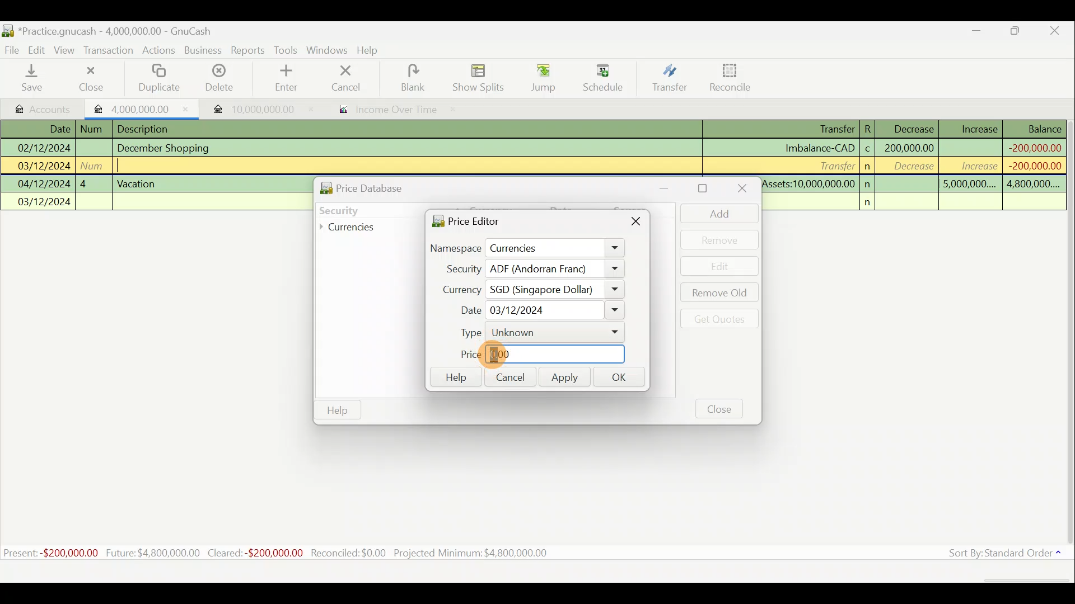 The height and width of the screenshot is (604, 1075). Describe the element at coordinates (338, 410) in the screenshot. I see `Help` at that location.